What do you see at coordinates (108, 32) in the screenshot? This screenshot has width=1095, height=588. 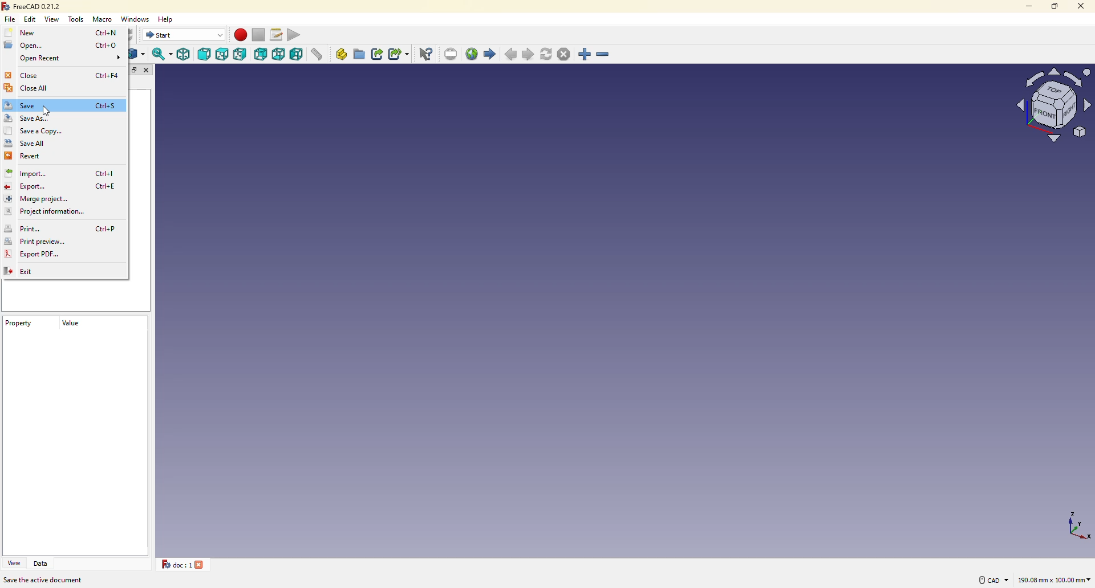 I see `ctrl+n` at bounding box center [108, 32].